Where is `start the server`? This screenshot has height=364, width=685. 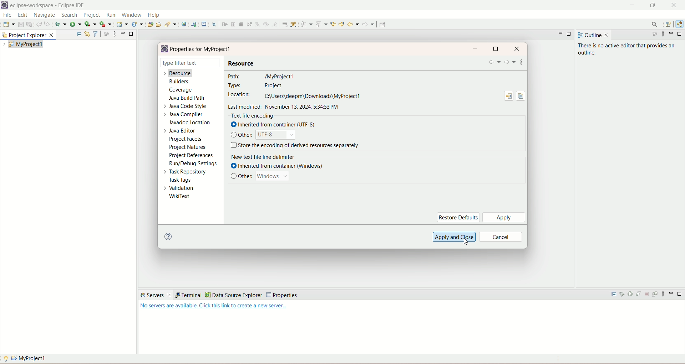 start the server is located at coordinates (631, 295).